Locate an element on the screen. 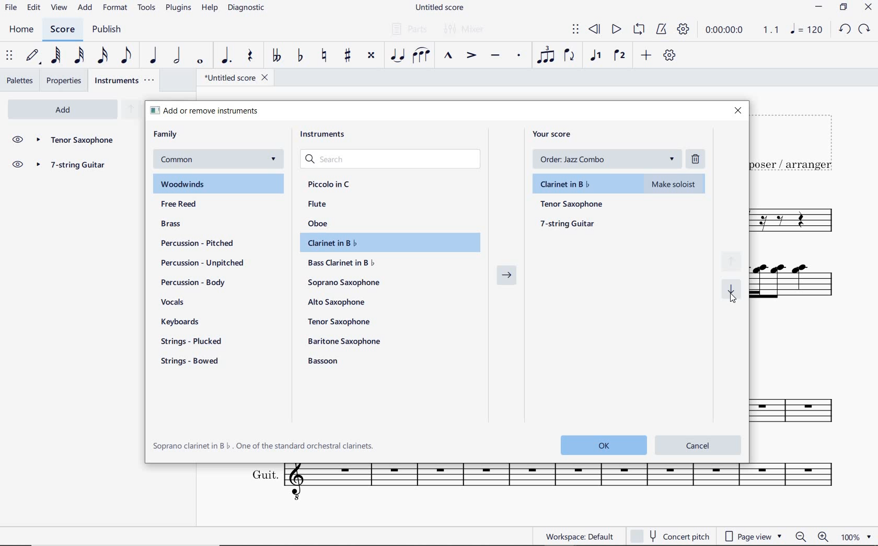 This screenshot has width=878, height=546. PALETTES is located at coordinates (19, 79).